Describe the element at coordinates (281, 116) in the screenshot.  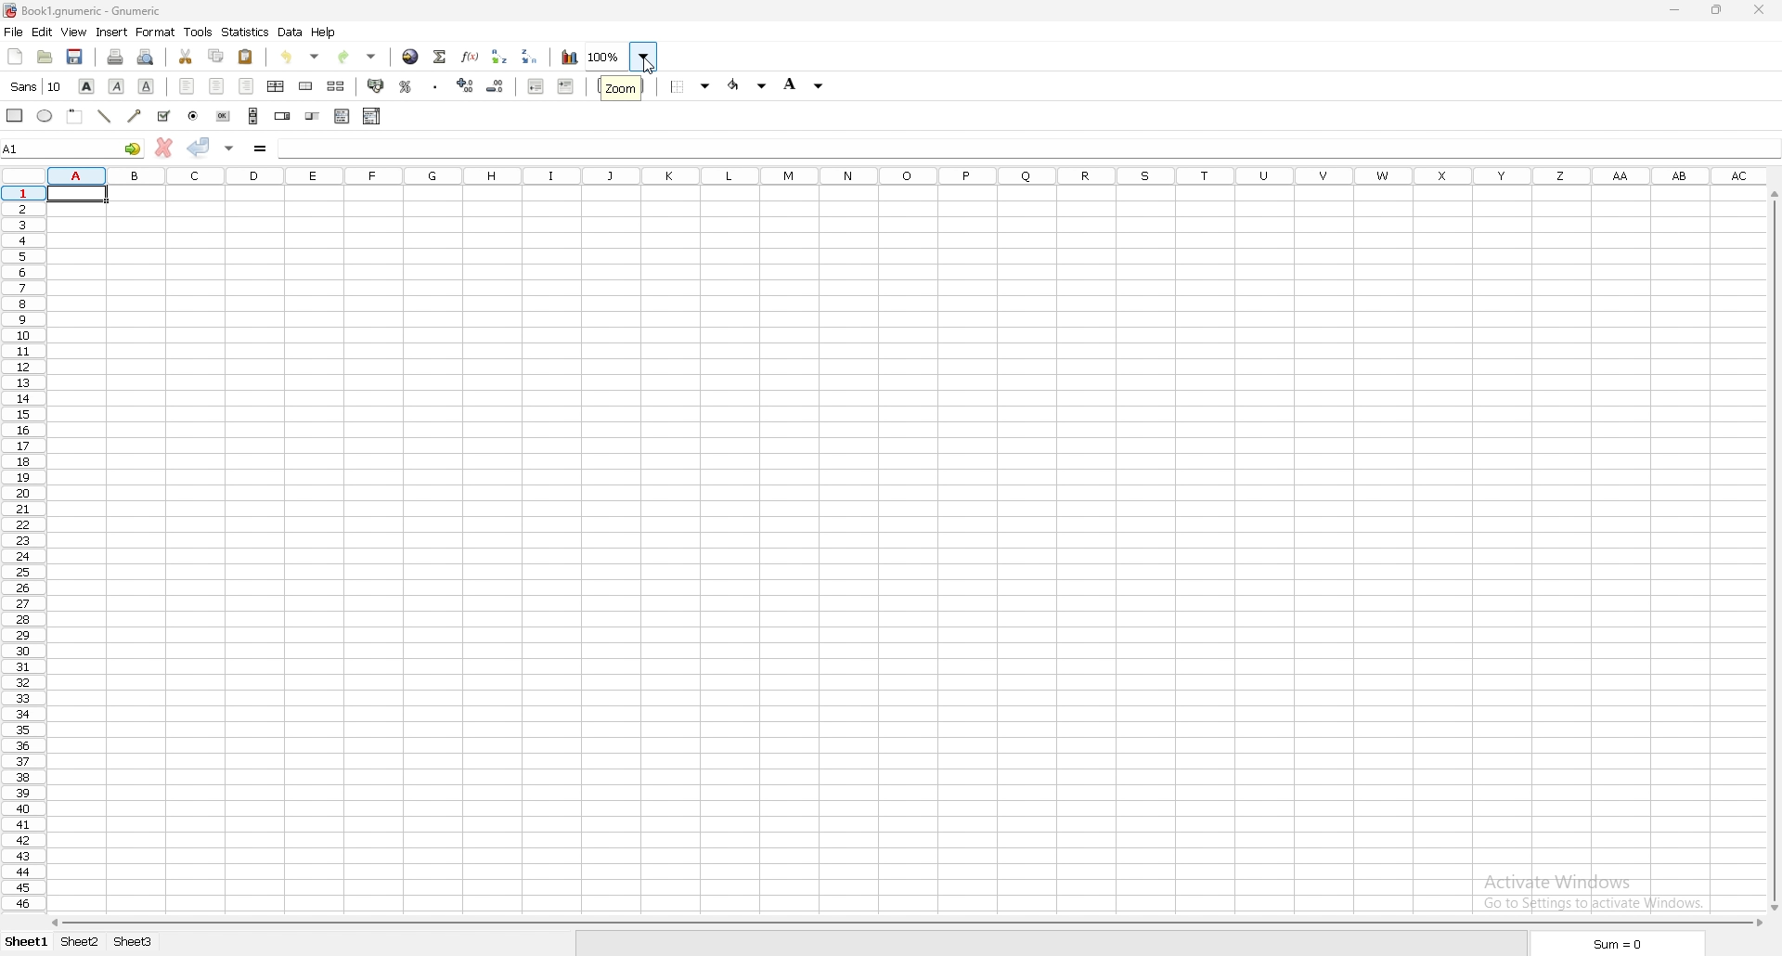
I see `spin button` at that location.